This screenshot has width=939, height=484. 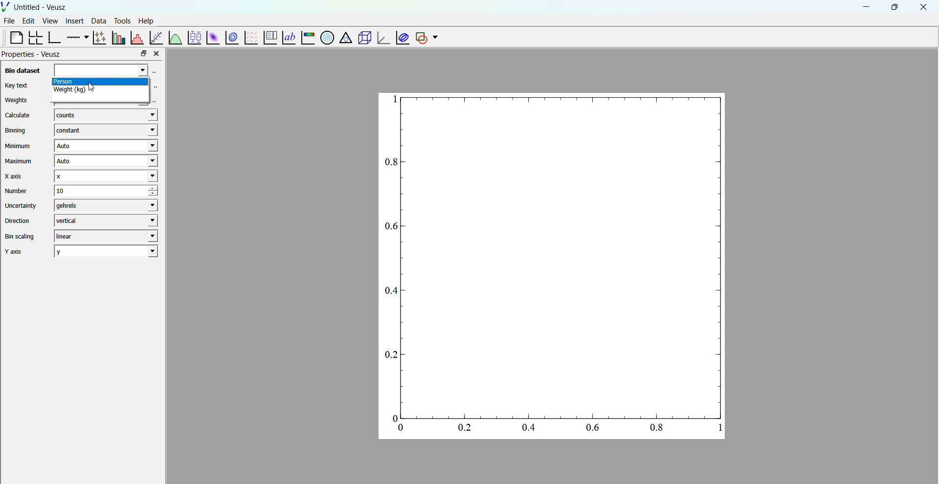 What do you see at coordinates (399, 423) in the screenshot?
I see `0 and 0` at bounding box center [399, 423].